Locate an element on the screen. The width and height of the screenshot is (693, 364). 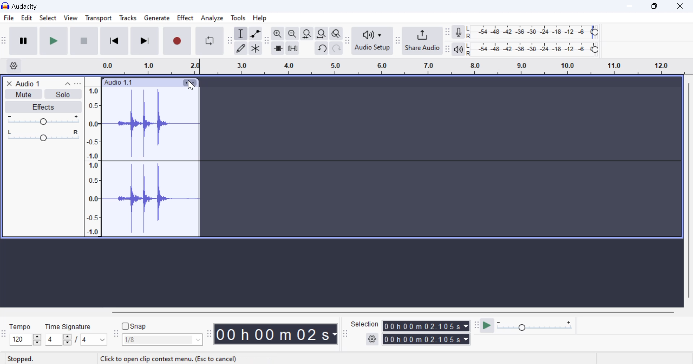
File is located at coordinates (8, 18).